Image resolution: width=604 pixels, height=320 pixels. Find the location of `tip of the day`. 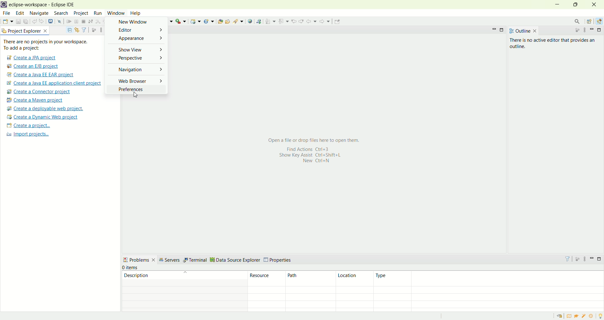

tip of the day is located at coordinates (600, 315).